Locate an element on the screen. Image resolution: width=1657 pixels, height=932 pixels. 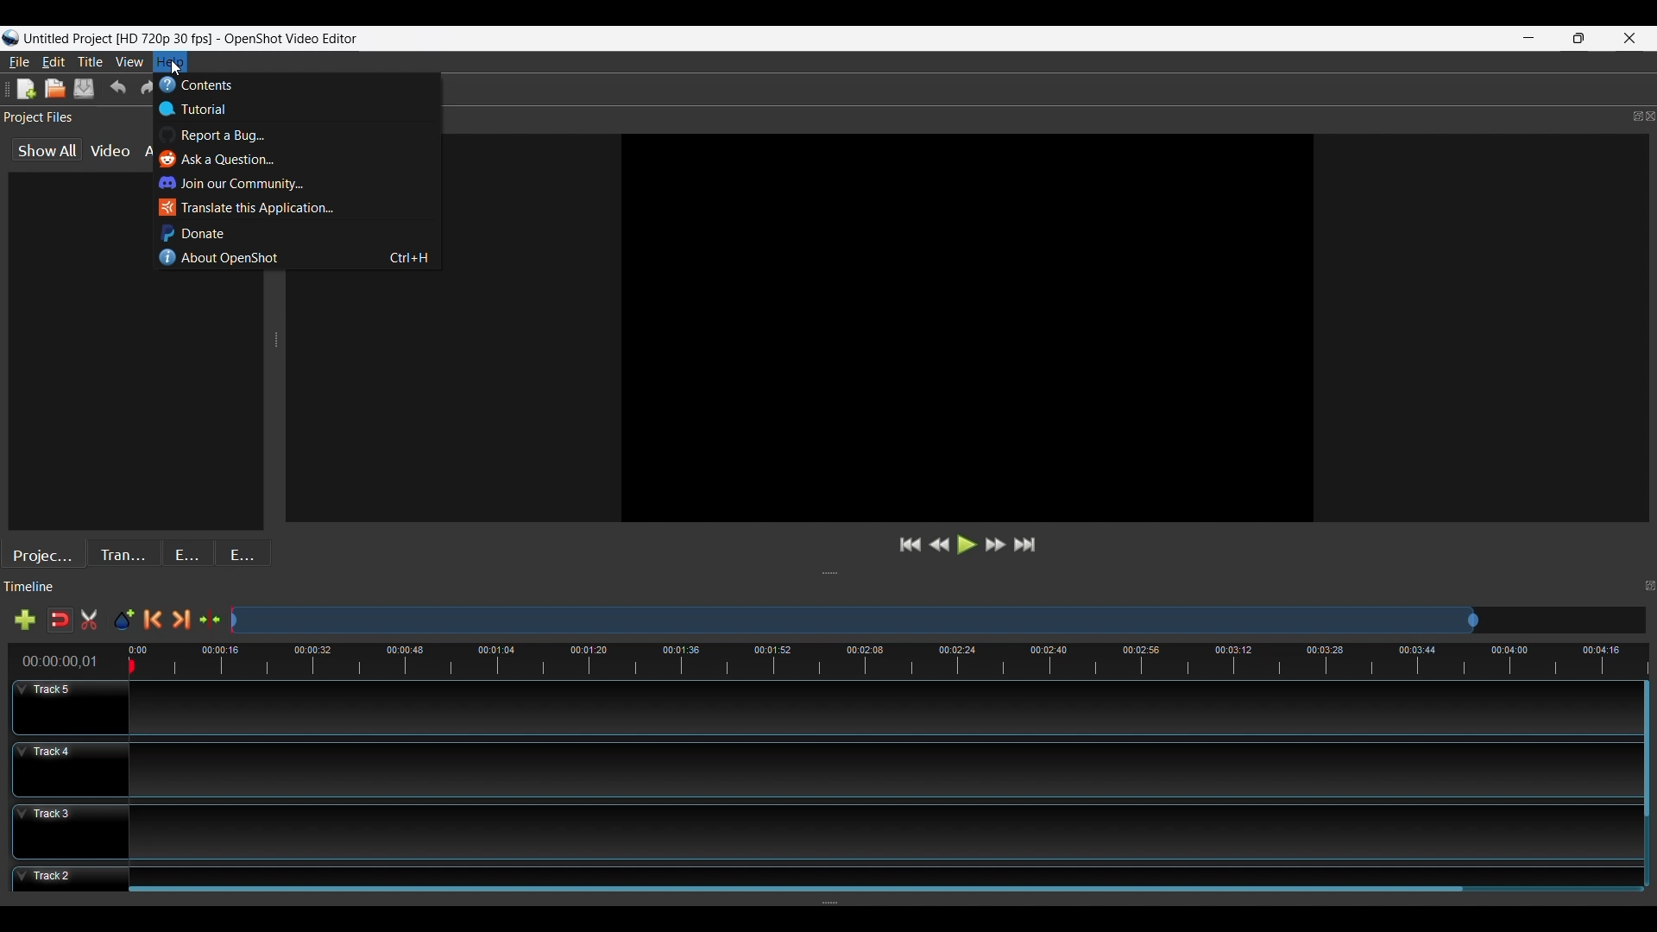
Zoom Slider is located at coordinates (938, 620).